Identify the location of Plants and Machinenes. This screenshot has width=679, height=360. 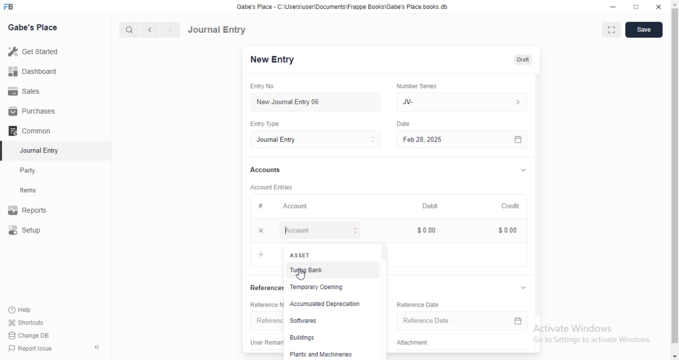
(330, 354).